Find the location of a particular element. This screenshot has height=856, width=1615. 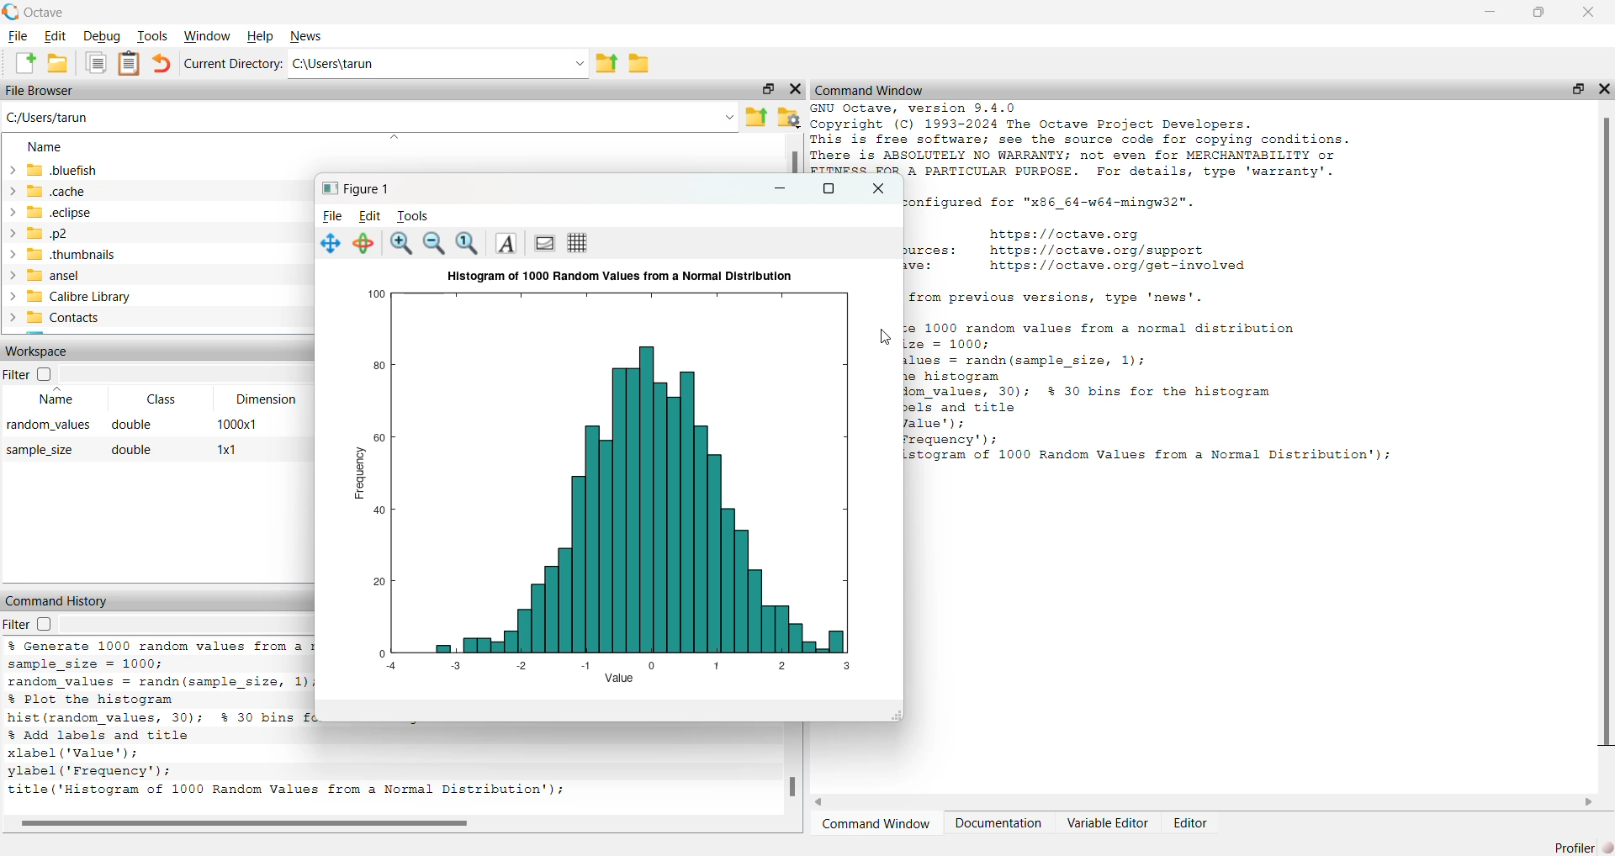

double is located at coordinates (133, 450).